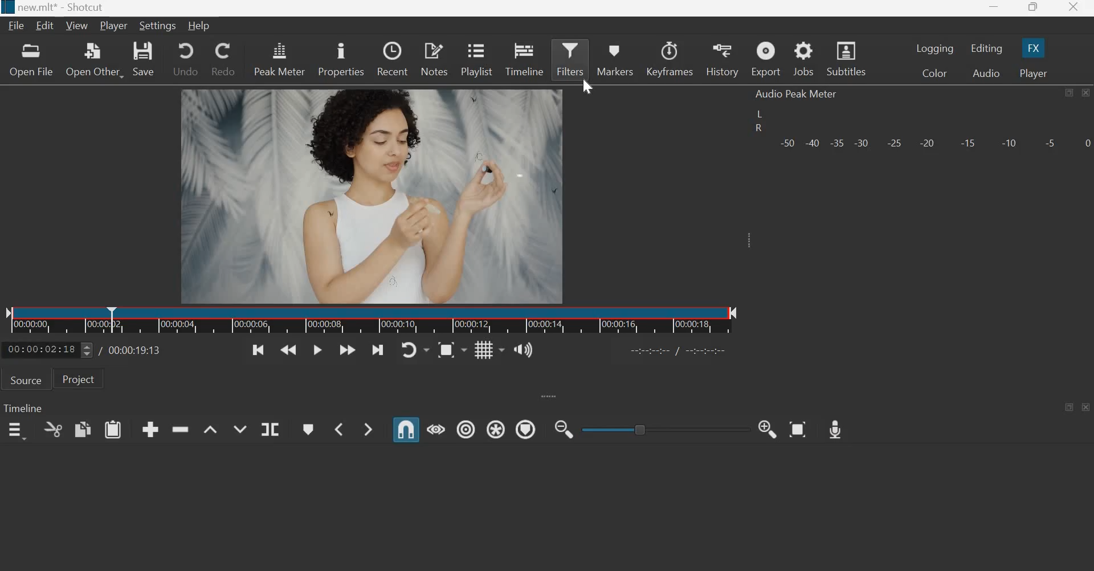 This screenshot has height=571, width=1094. Describe the element at coordinates (526, 429) in the screenshot. I see `Ripple Markers` at that location.